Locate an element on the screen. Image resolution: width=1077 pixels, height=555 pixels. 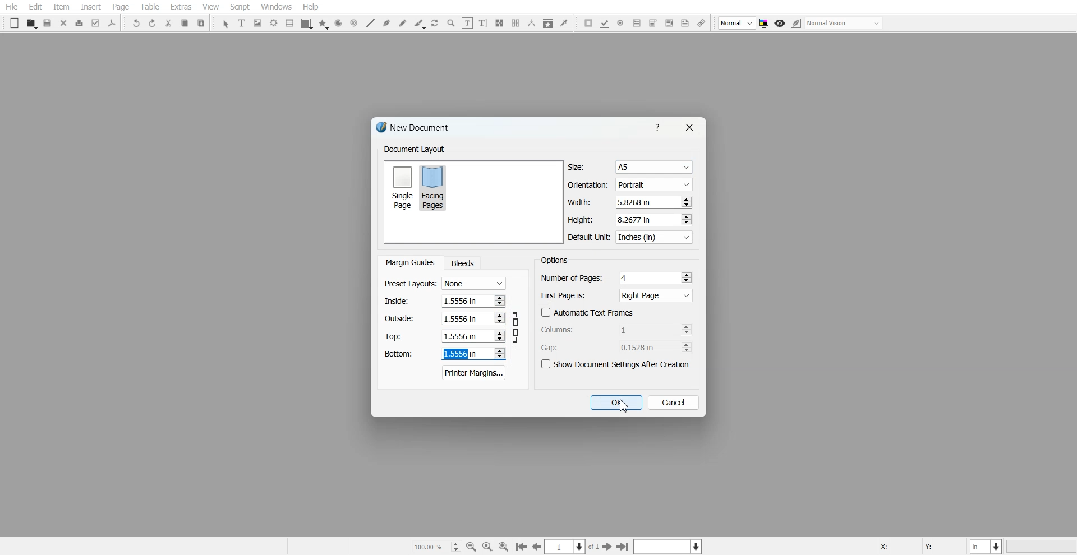
Line is located at coordinates (370, 23).